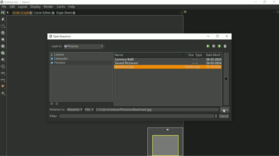  I want to click on Cursor, so click(223, 111).